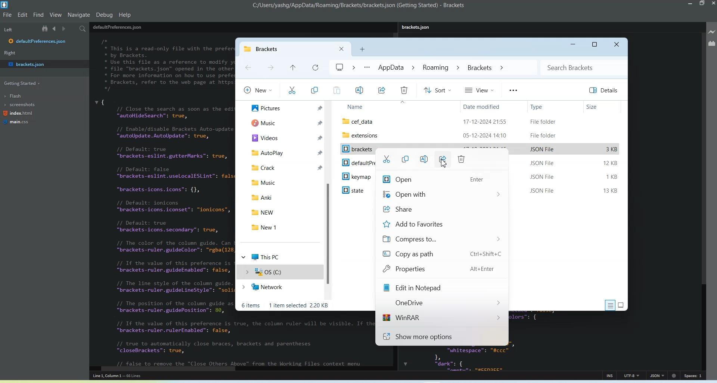  I want to click on Maximize, so click(702, 4).